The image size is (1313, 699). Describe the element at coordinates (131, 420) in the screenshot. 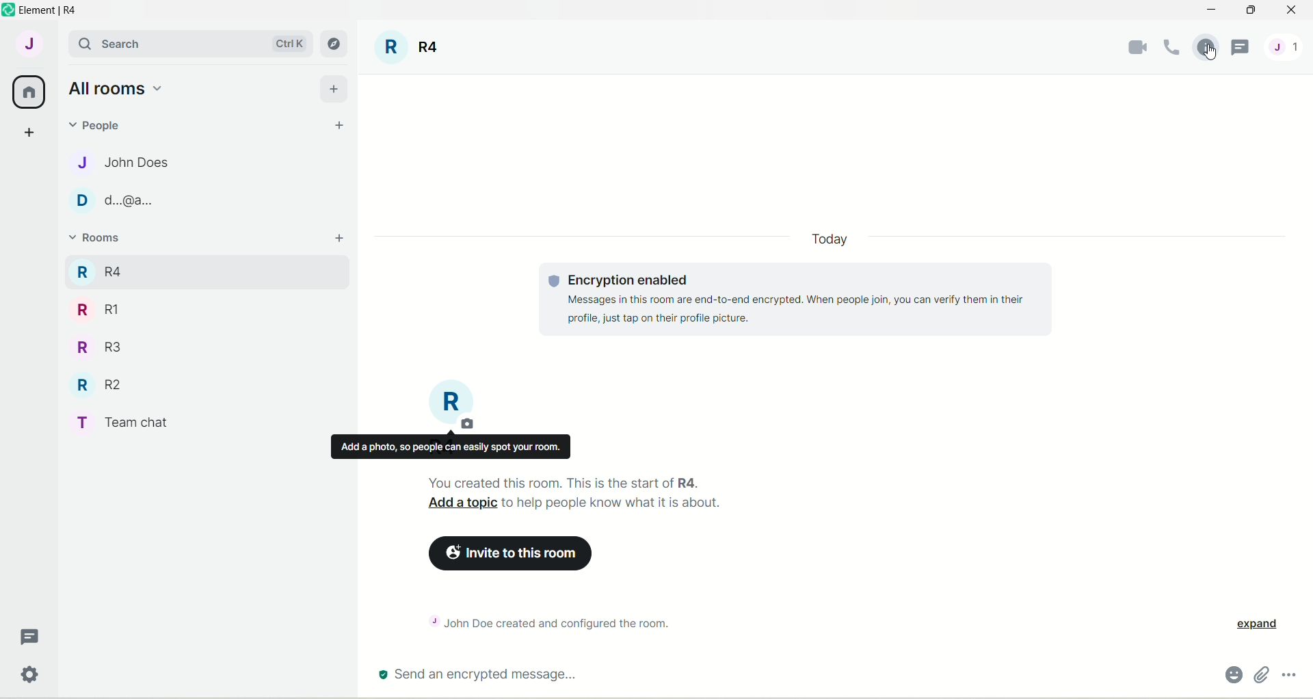

I see `T Team chat` at that location.